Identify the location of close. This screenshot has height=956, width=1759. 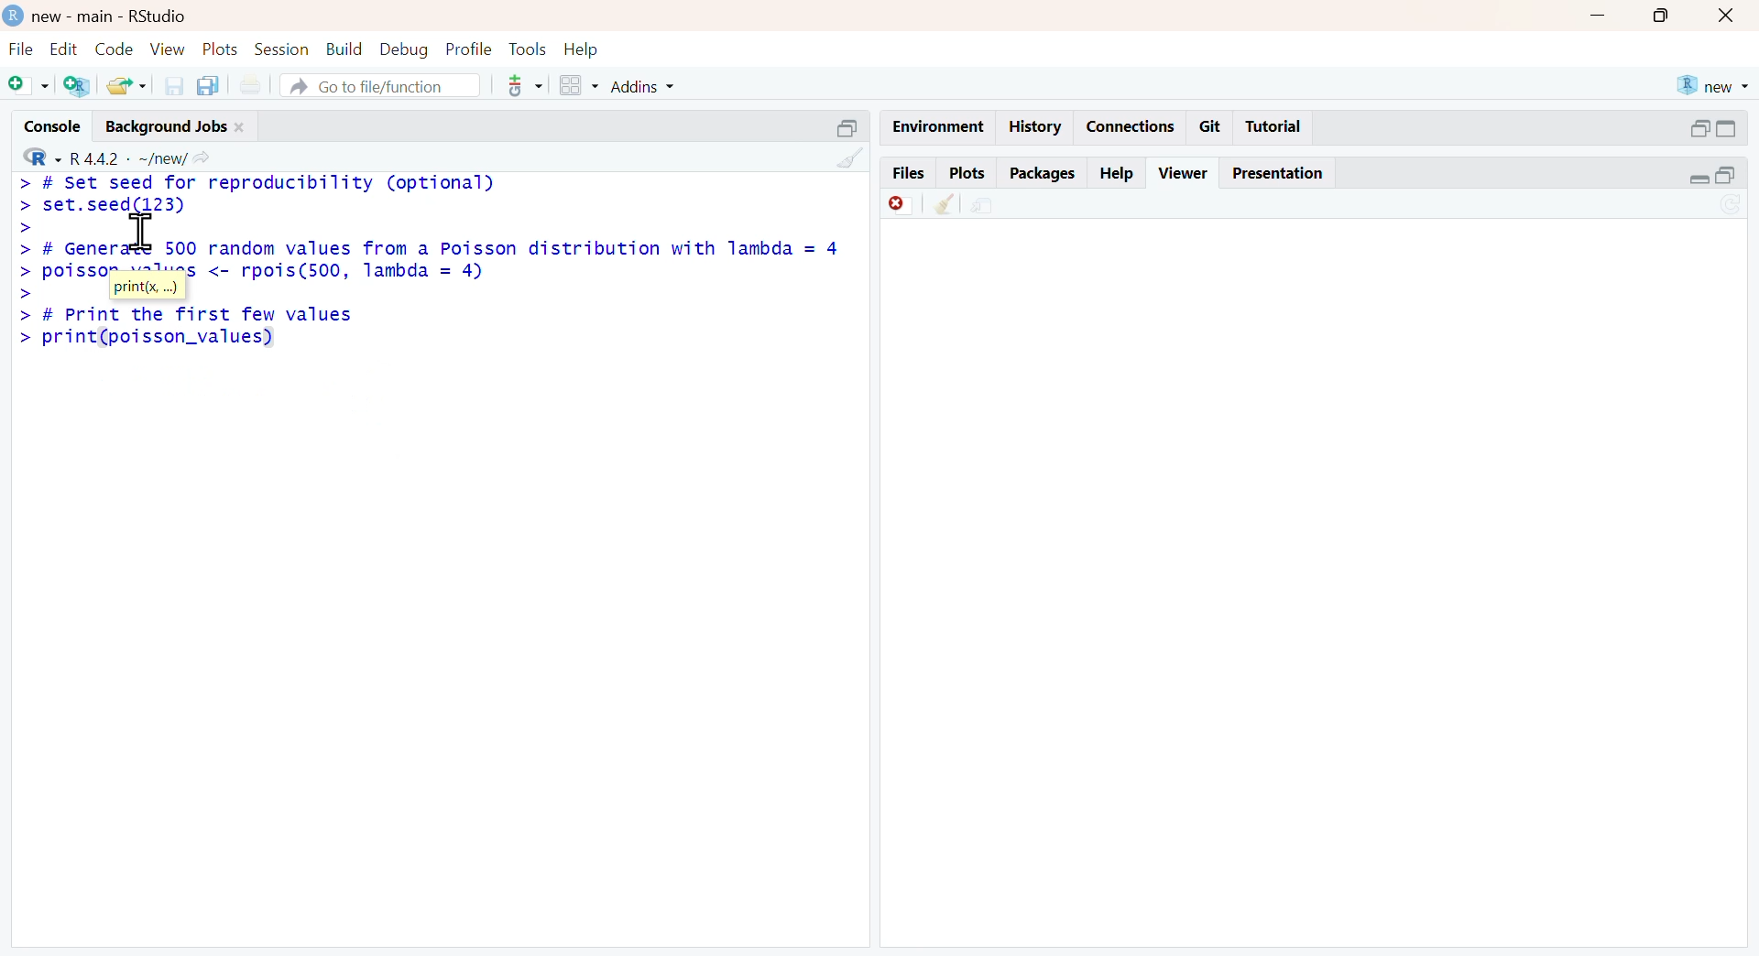
(241, 127).